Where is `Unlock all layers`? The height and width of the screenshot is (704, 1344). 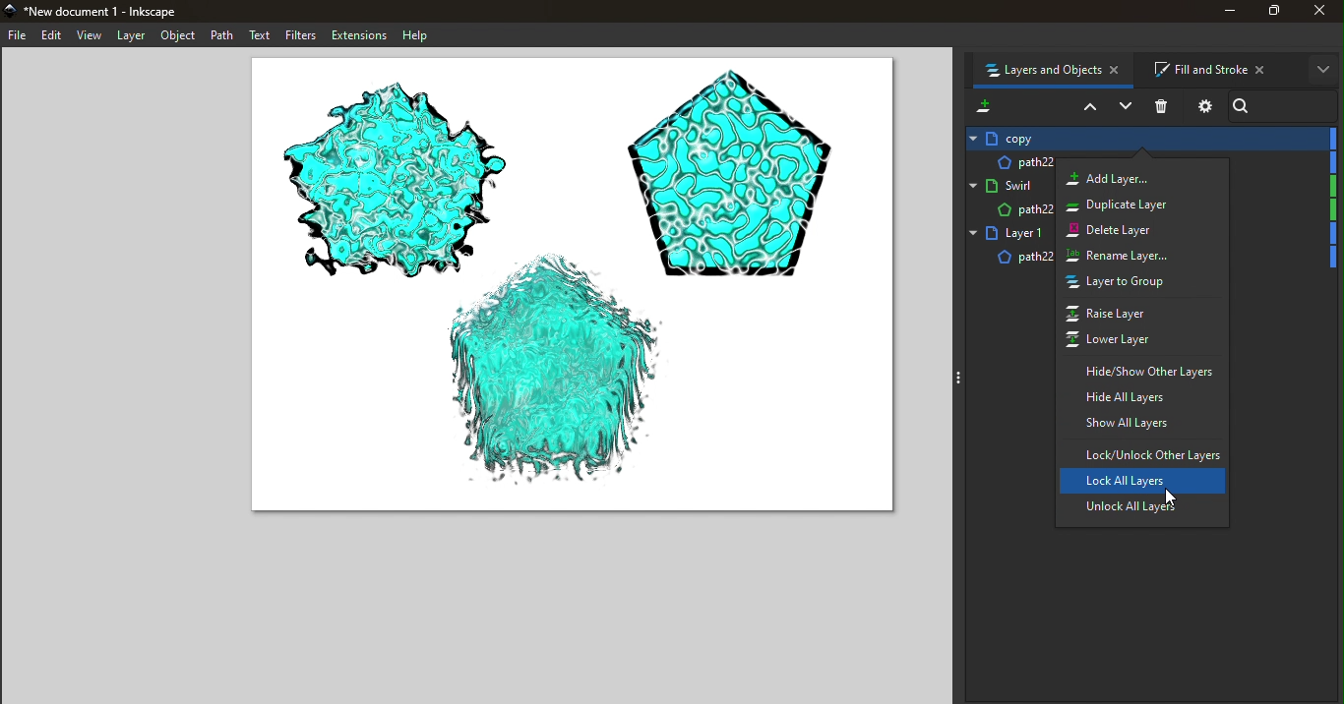
Unlock all layers is located at coordinates (1139, 510).